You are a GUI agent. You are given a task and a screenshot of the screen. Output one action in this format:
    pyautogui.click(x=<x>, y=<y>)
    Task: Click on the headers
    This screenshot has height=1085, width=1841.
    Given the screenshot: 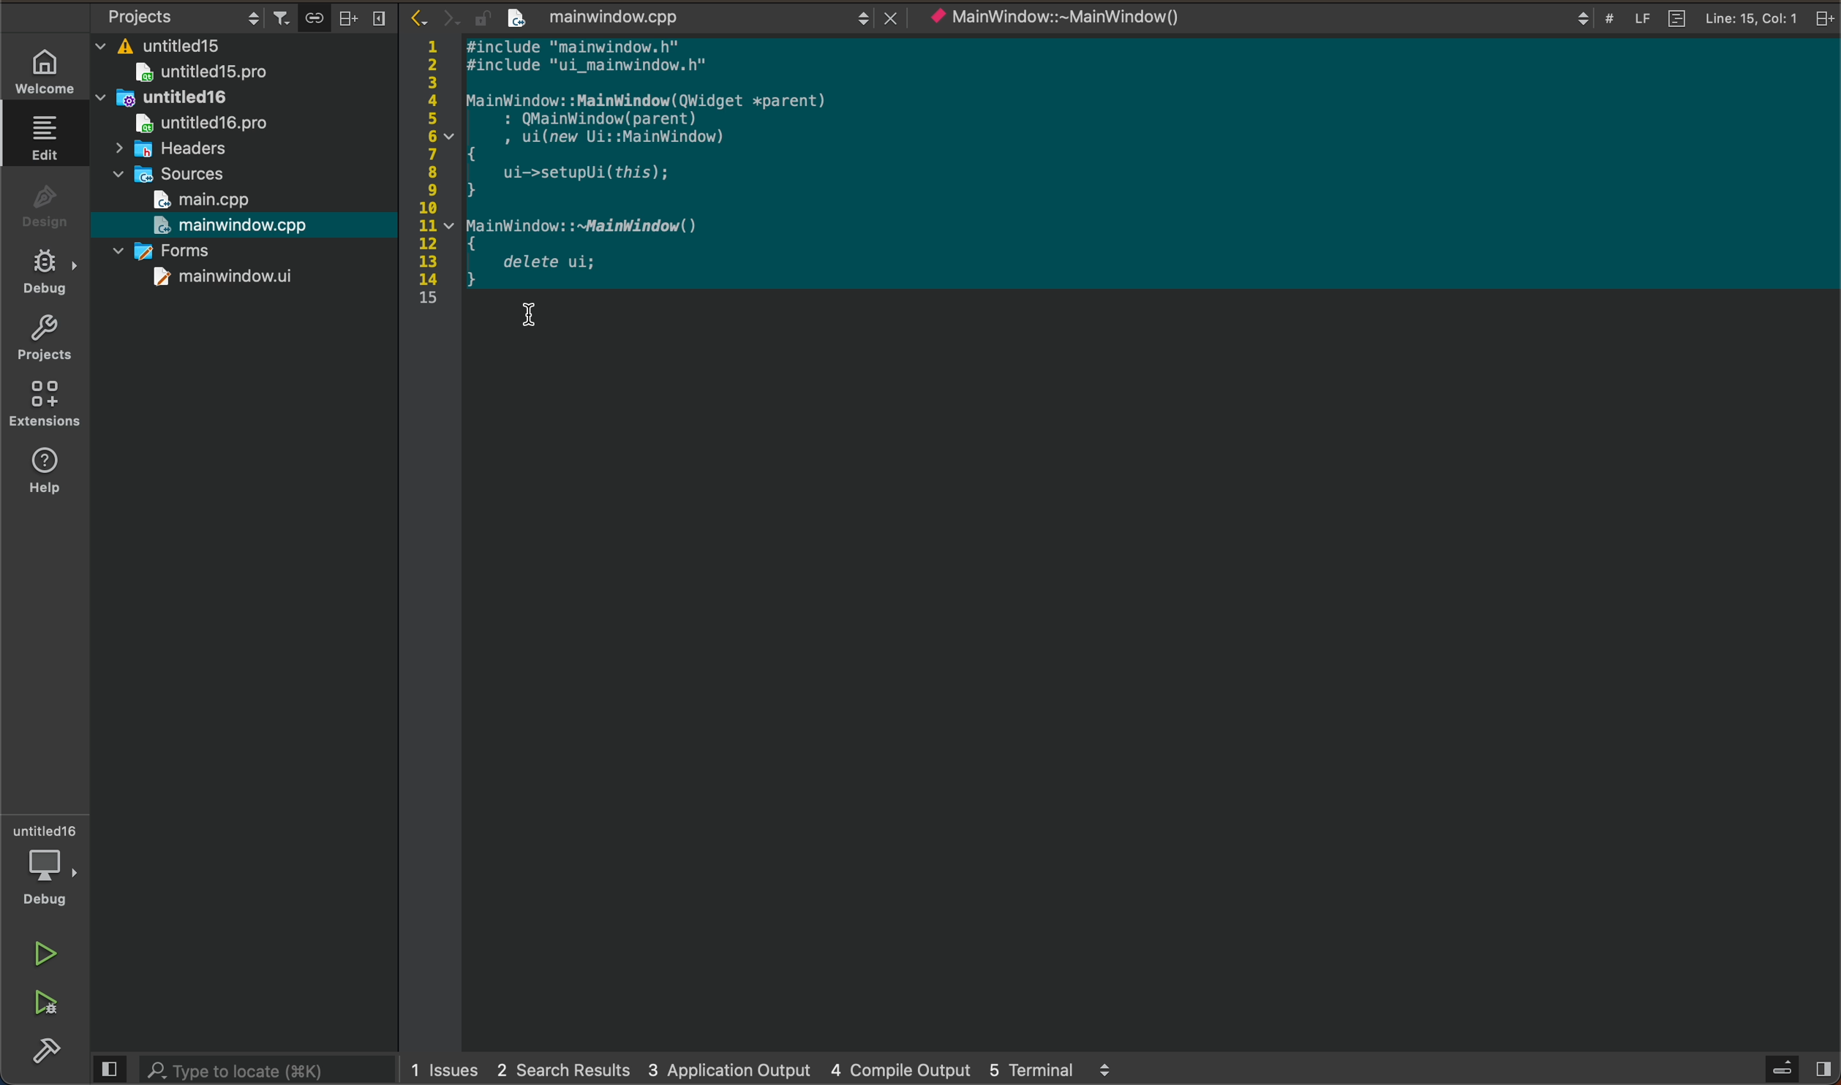 What is the action you would take?
    pyautogui.click(x=170, y=152)
    